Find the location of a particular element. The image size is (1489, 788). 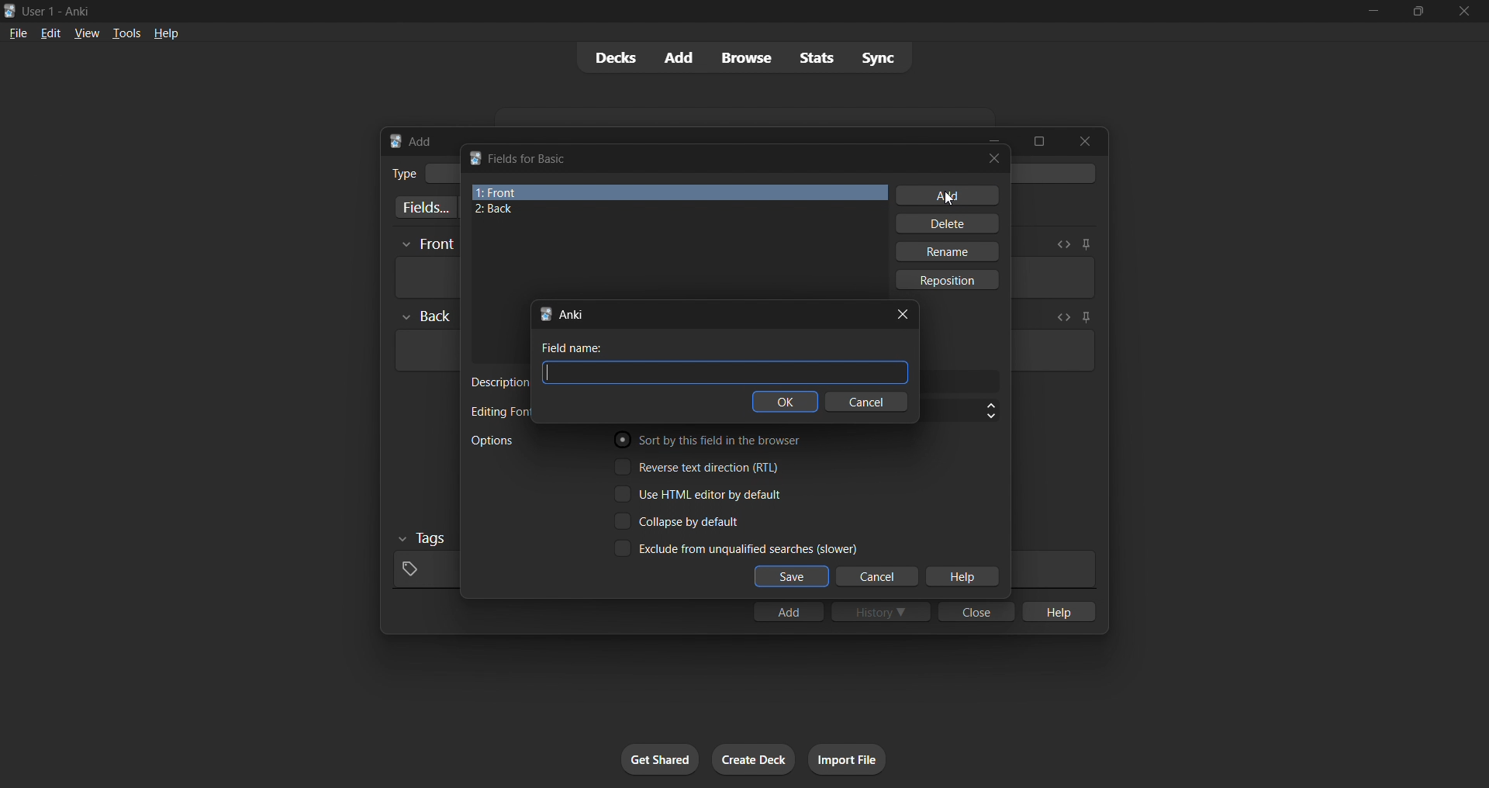

history is located at coordinates (881, 611).